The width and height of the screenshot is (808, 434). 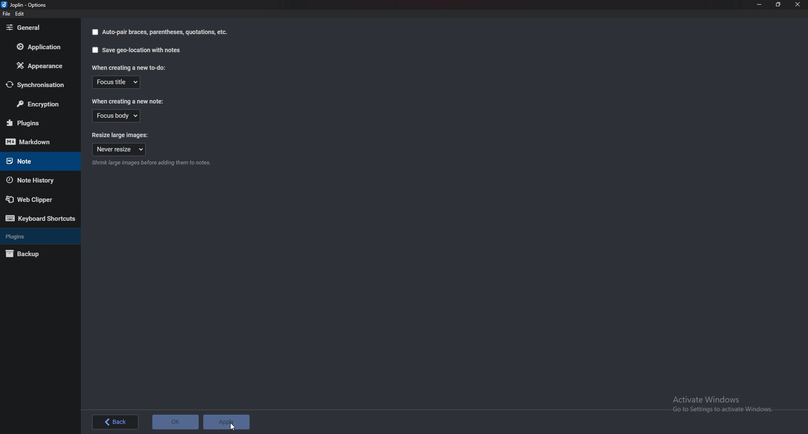 I want to click on focus body, so click(x=116, y=116).